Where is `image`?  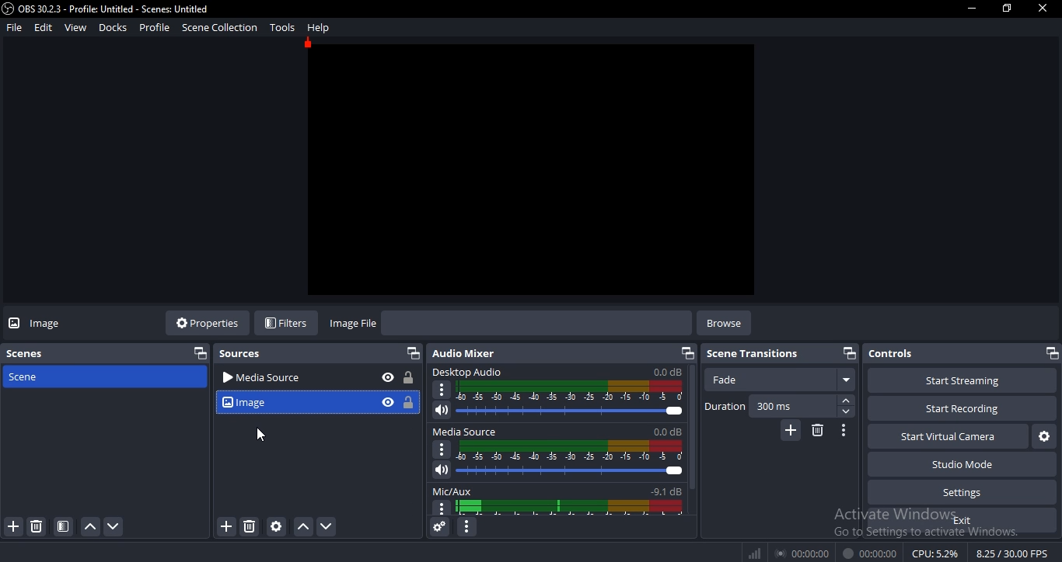 image is located at coordinates (532, 169).